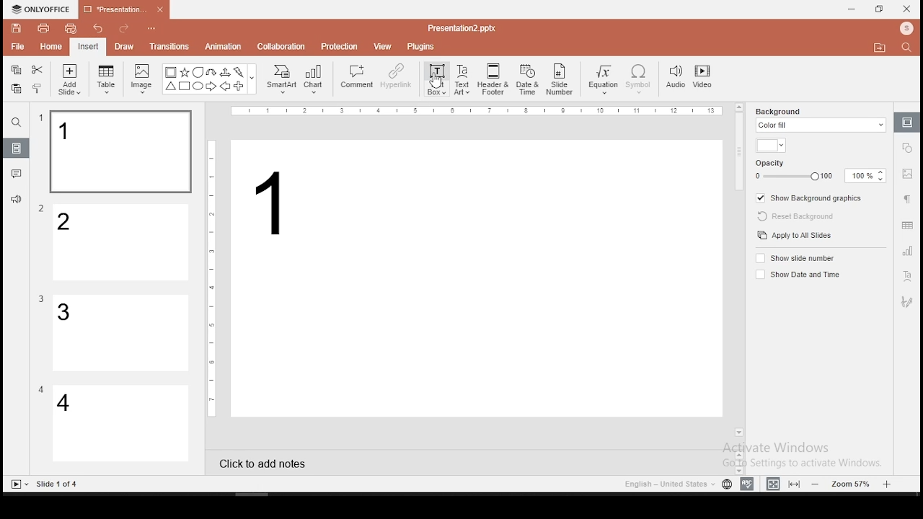 The width and height of the screenshot is (923, 519). I want to click on show date and time on/off, so click(797, 274).